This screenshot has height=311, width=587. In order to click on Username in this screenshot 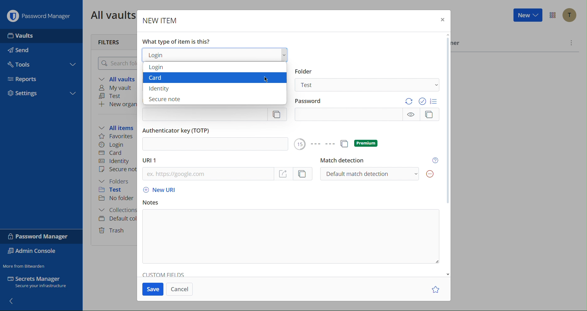, I will do `click(214, 116)`.